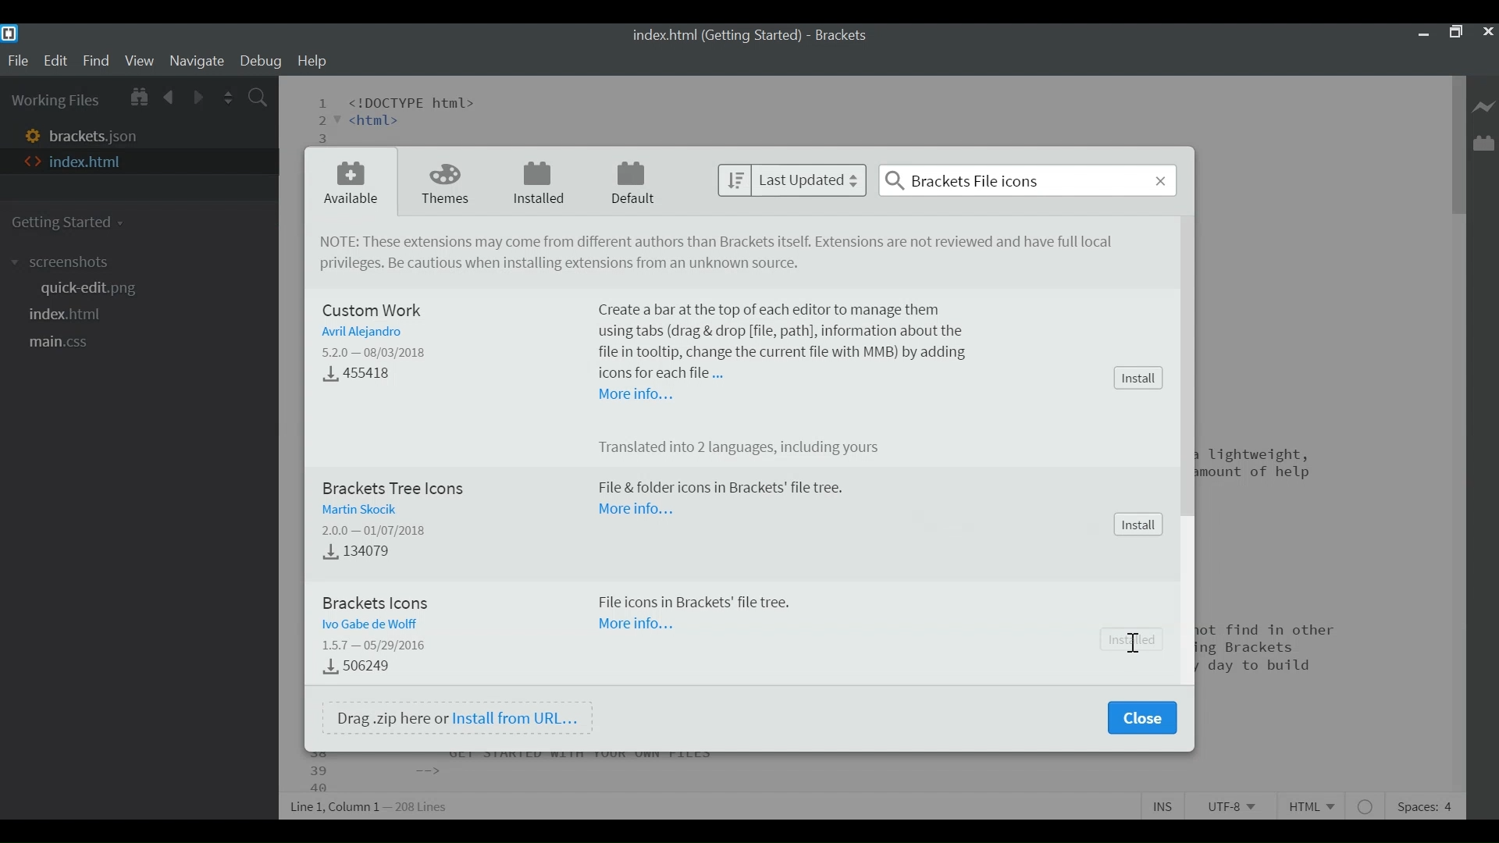 The image size is (1499, 843). I want to click on Search, so click(1027, 180).